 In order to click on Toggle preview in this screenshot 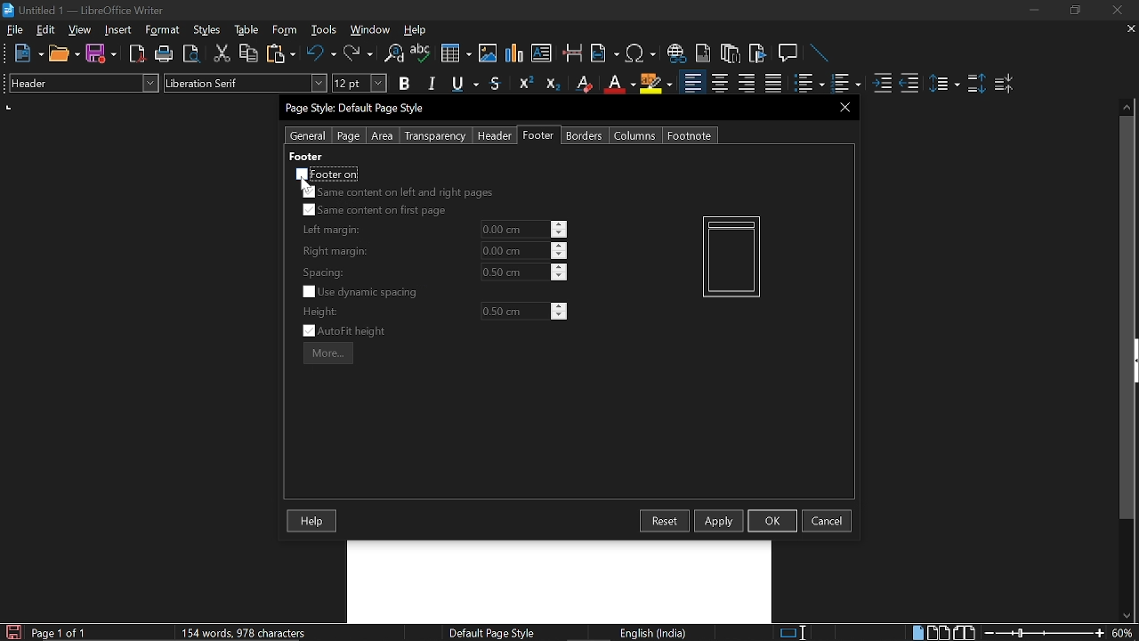, I will do `click(190, 54)`.